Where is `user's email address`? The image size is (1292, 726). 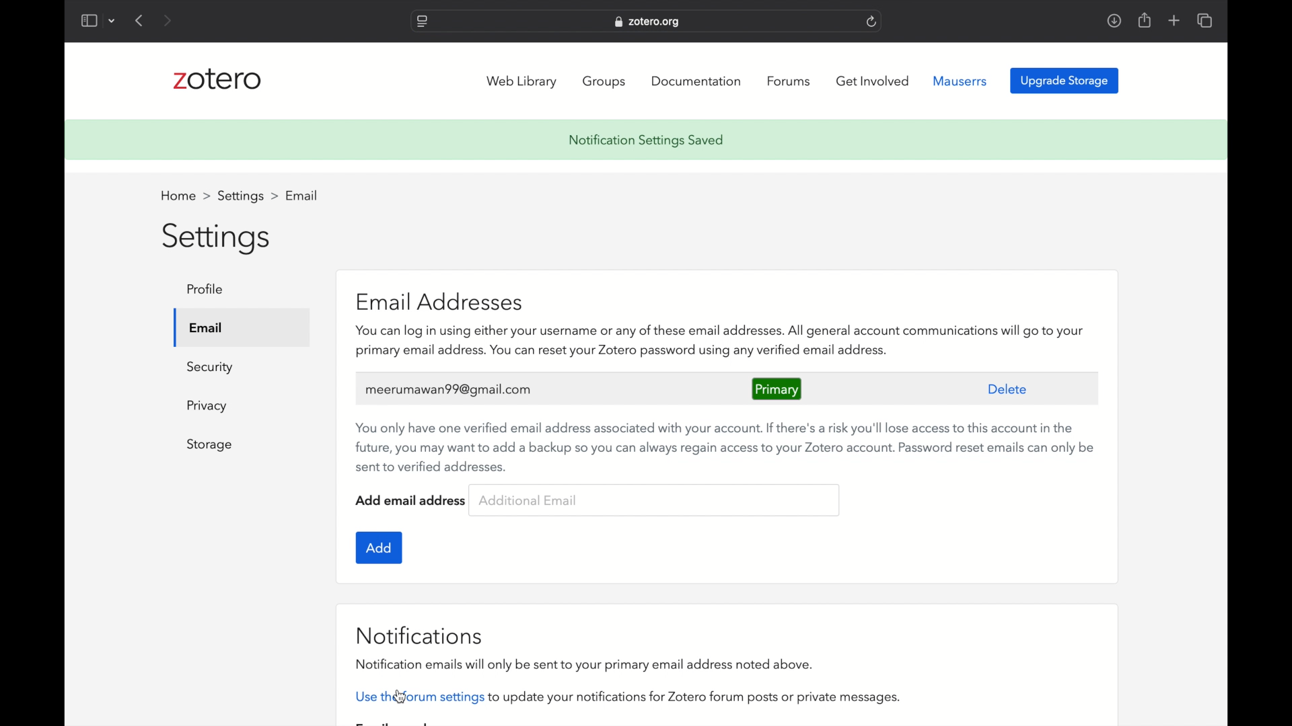 user's email address is located at coordinates (447, 389).